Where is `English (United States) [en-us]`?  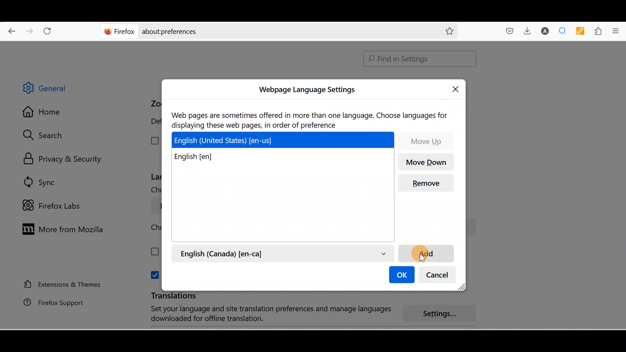
English (United States) [en-us] is located at coordinates (284, 139).